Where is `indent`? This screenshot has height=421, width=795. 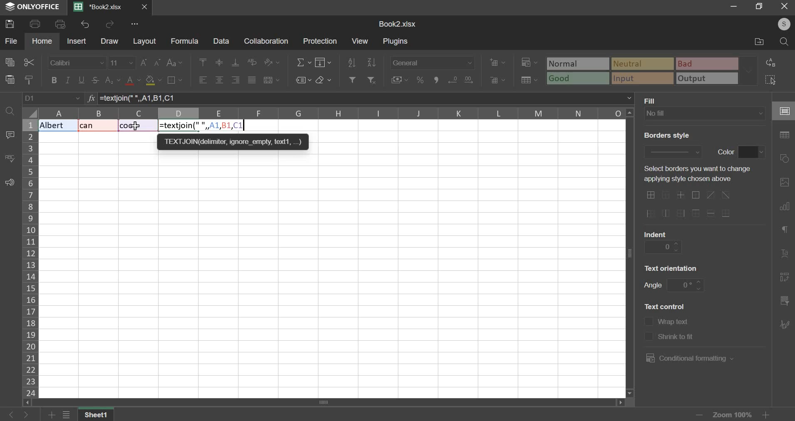 indent is located at coordinates (663, 247).